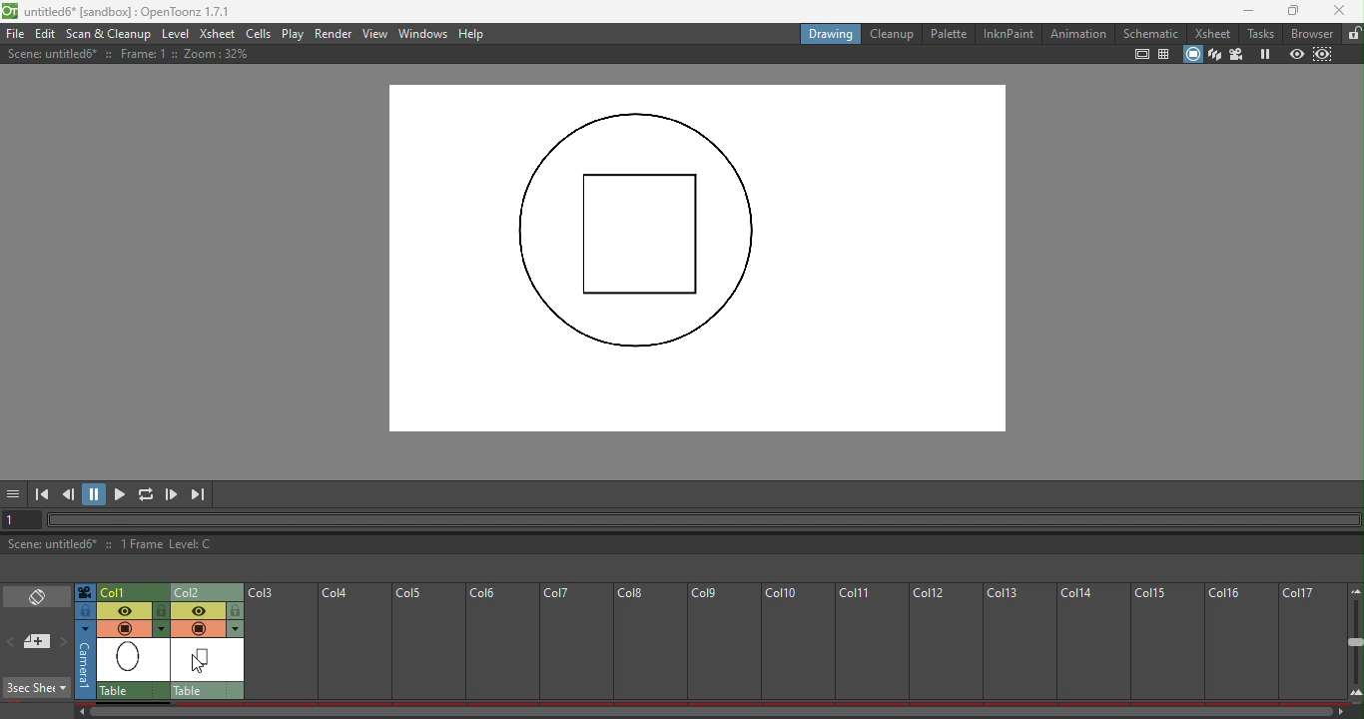  What do you see at coordinates (164, 629) in the screenshot?
I see `Additional column settings` at bounding box center [164, 629].